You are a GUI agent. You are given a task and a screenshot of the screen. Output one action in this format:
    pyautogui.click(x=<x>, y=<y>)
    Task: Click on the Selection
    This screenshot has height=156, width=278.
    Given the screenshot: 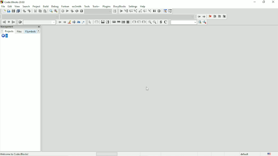 What is the action you would take?
    pyautogui.click(x=108, y=22)
    